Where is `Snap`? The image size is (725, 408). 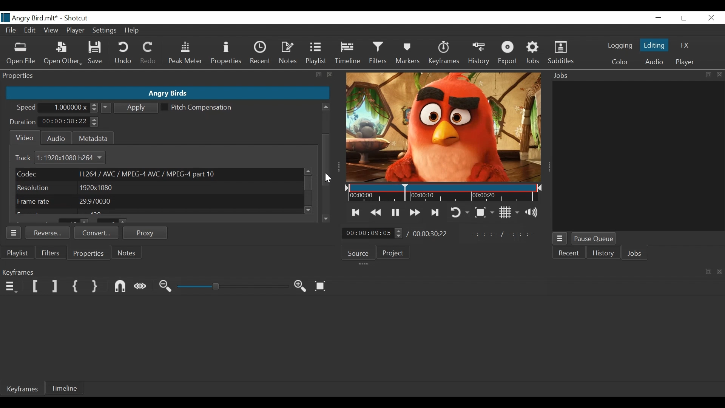
Snap is located at coordinates (120, 287).